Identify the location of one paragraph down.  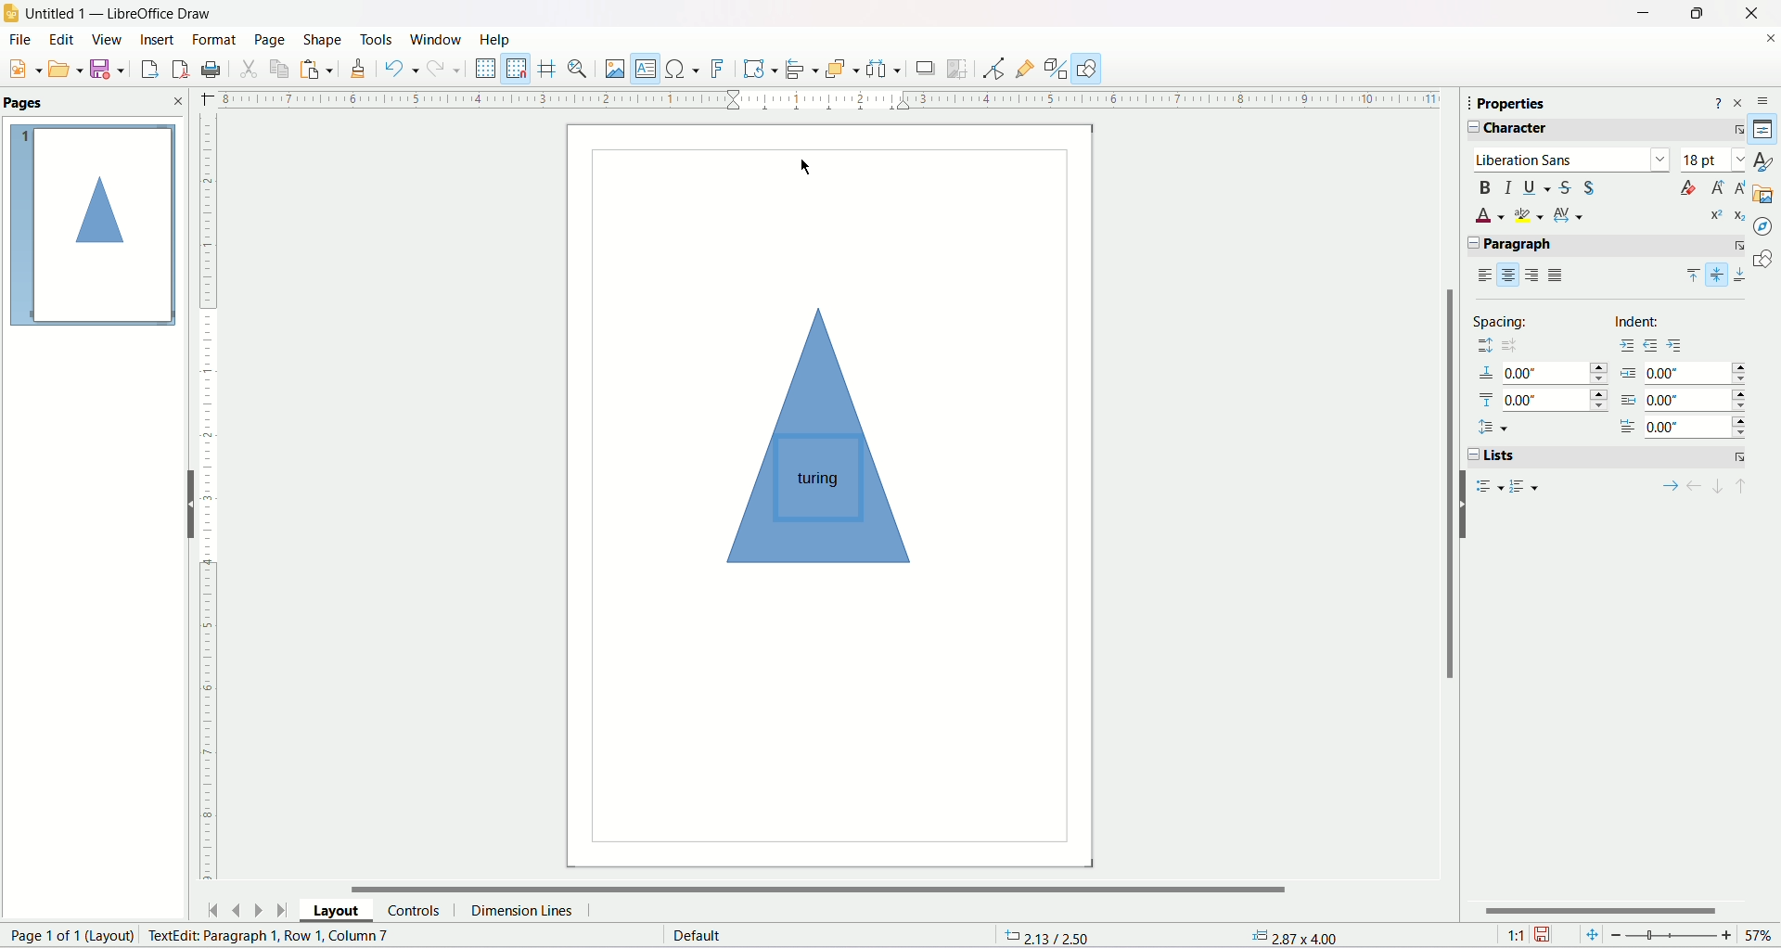
(1719, 487).